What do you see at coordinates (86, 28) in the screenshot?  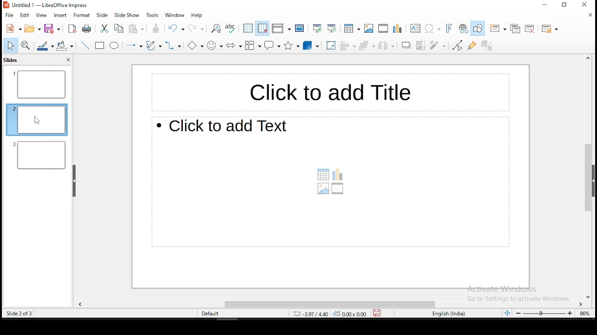 I see `print` at bounding box center [86, 28].